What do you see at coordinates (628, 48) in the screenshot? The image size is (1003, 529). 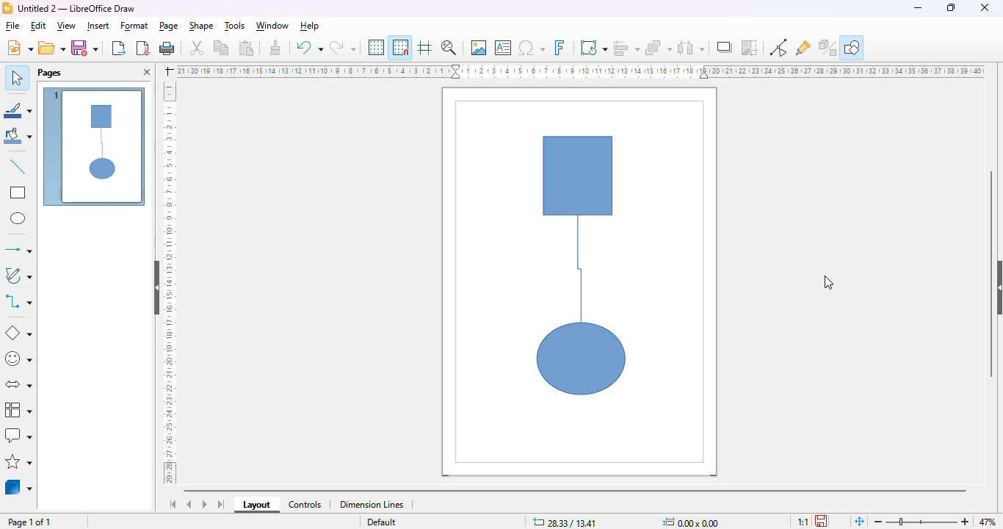 I see `align objects` at bounding box center [628, 48].